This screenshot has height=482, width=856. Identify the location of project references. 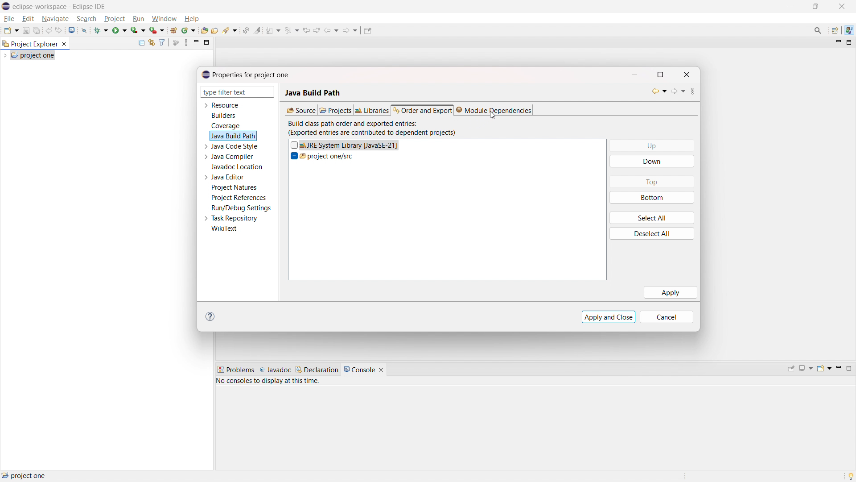
(239, 197).